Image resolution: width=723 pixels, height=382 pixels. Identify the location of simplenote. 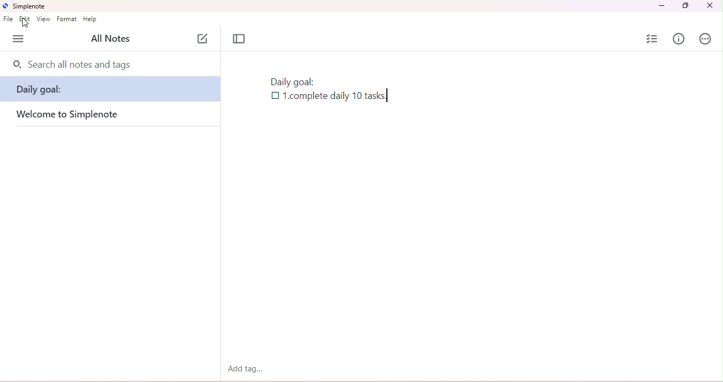
(29, 7).